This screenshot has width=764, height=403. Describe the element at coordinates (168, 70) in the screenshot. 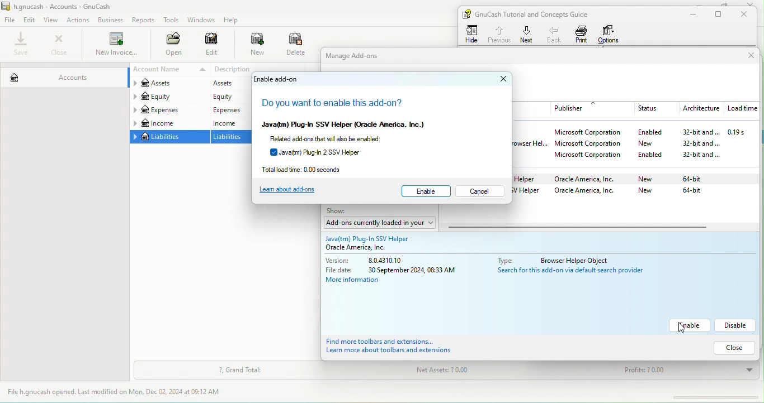

I see `account name` at that location.